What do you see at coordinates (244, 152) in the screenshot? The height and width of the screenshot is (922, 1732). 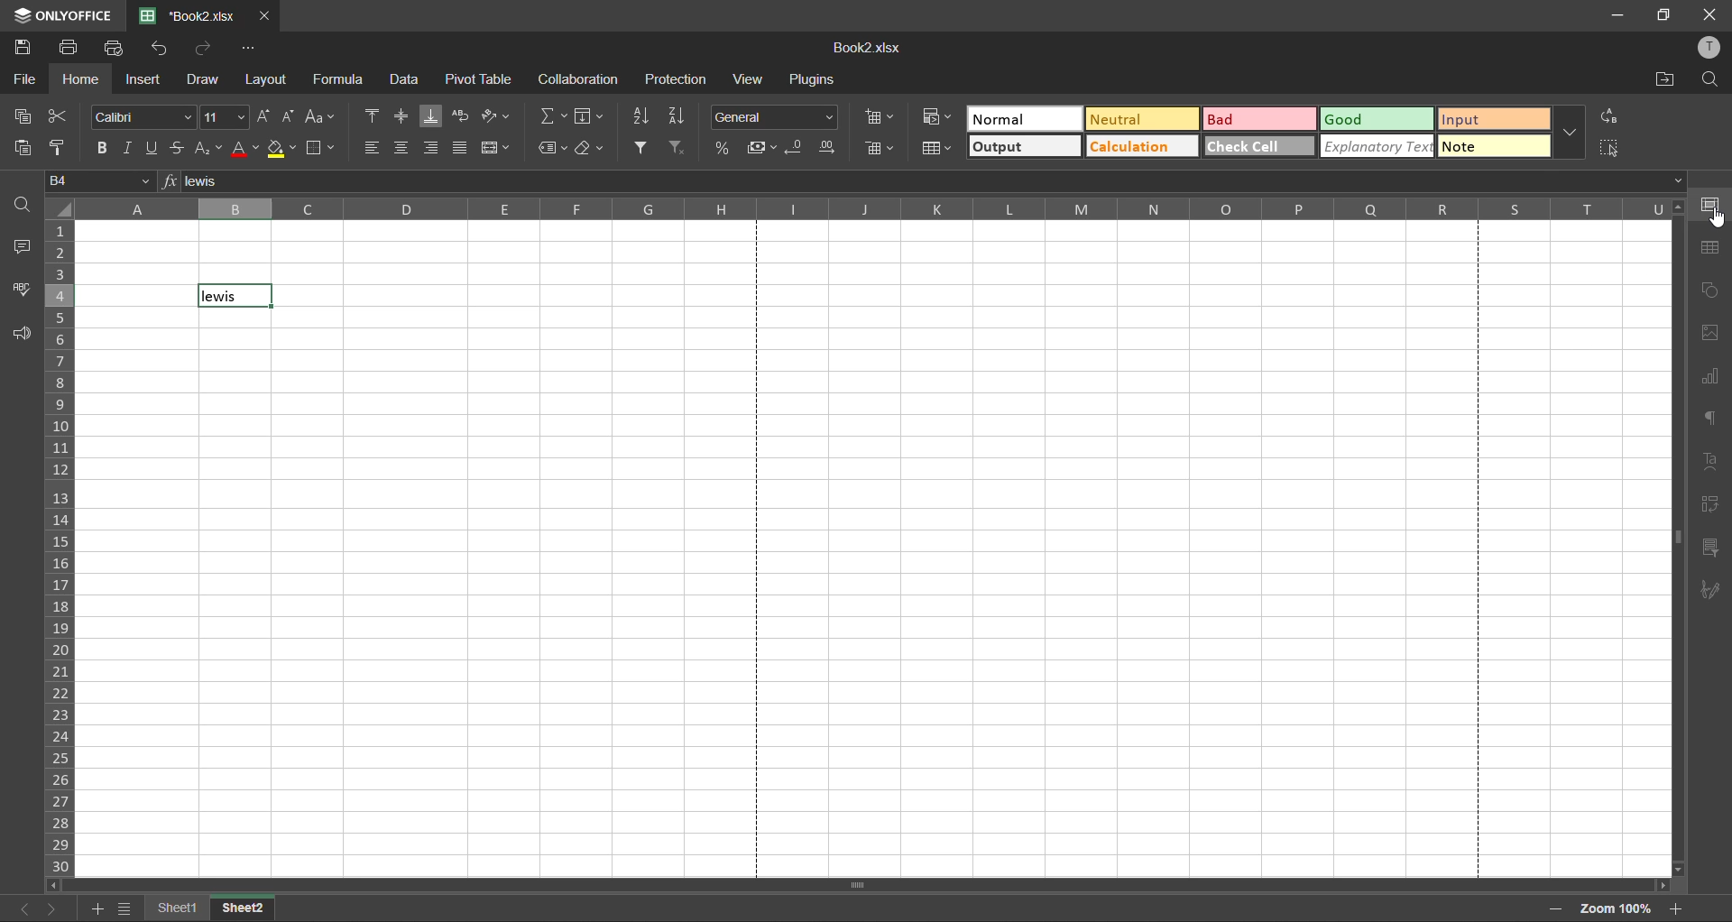 I see `font color` at bounding box center [244, 152].